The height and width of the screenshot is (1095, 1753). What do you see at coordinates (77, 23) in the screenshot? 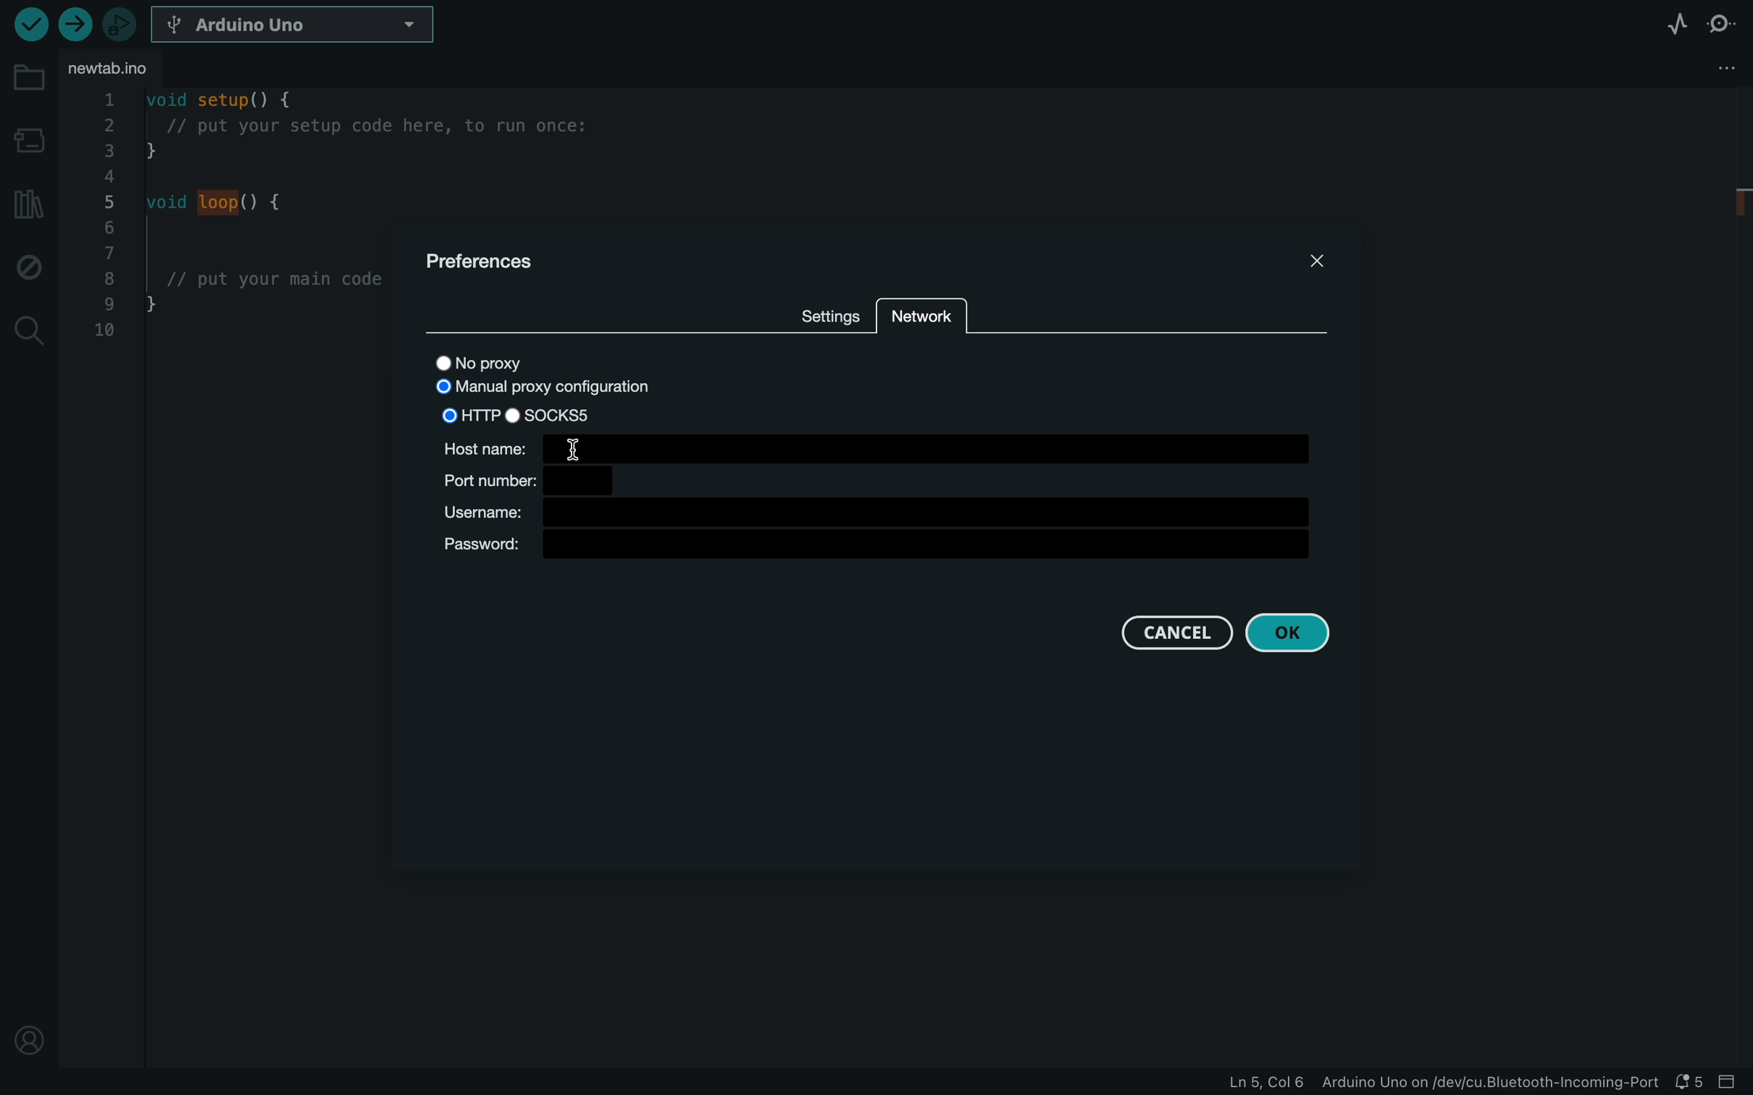
I see `upload` at bounding box center [77, 23].